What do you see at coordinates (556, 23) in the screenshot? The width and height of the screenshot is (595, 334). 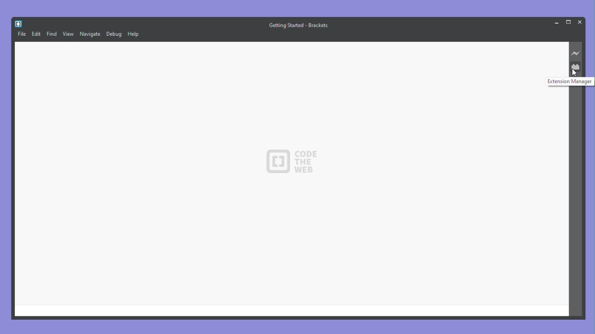 I see `Minimise` at bounding box center [556, 23].